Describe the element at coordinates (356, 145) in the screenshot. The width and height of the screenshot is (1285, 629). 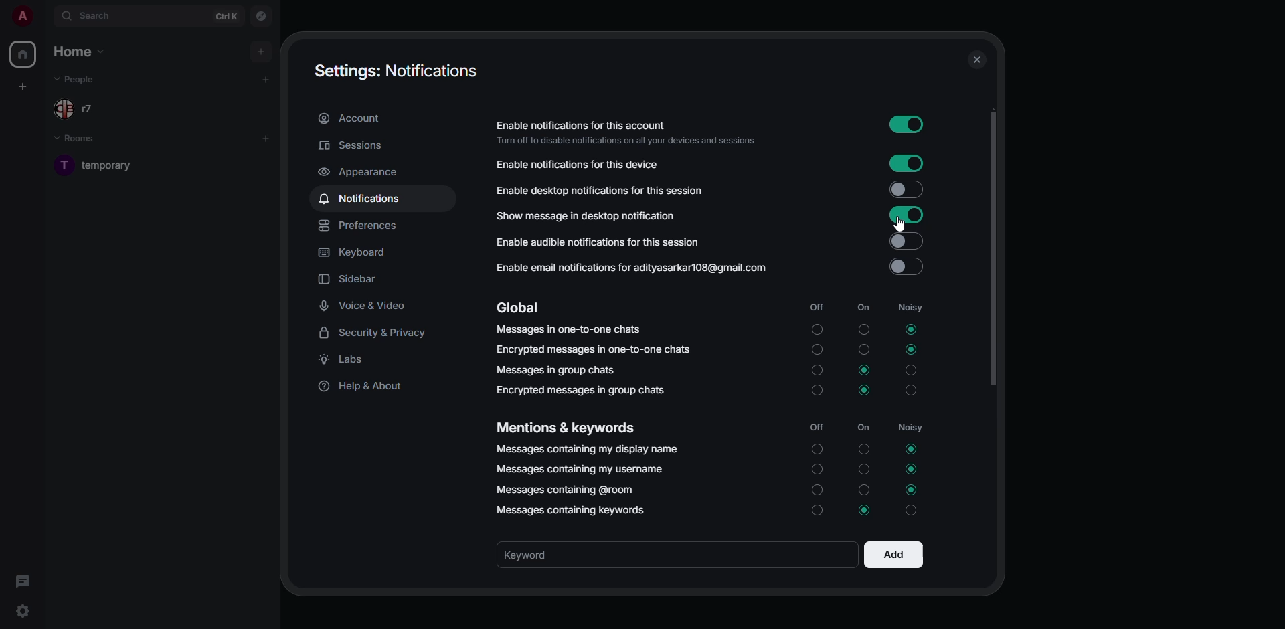
I see `sessions` at that location.